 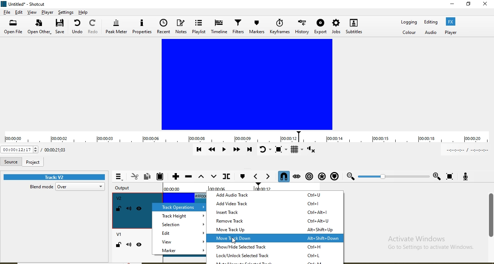 I want to click on show/hide selected track, so click(x=276, y=247).